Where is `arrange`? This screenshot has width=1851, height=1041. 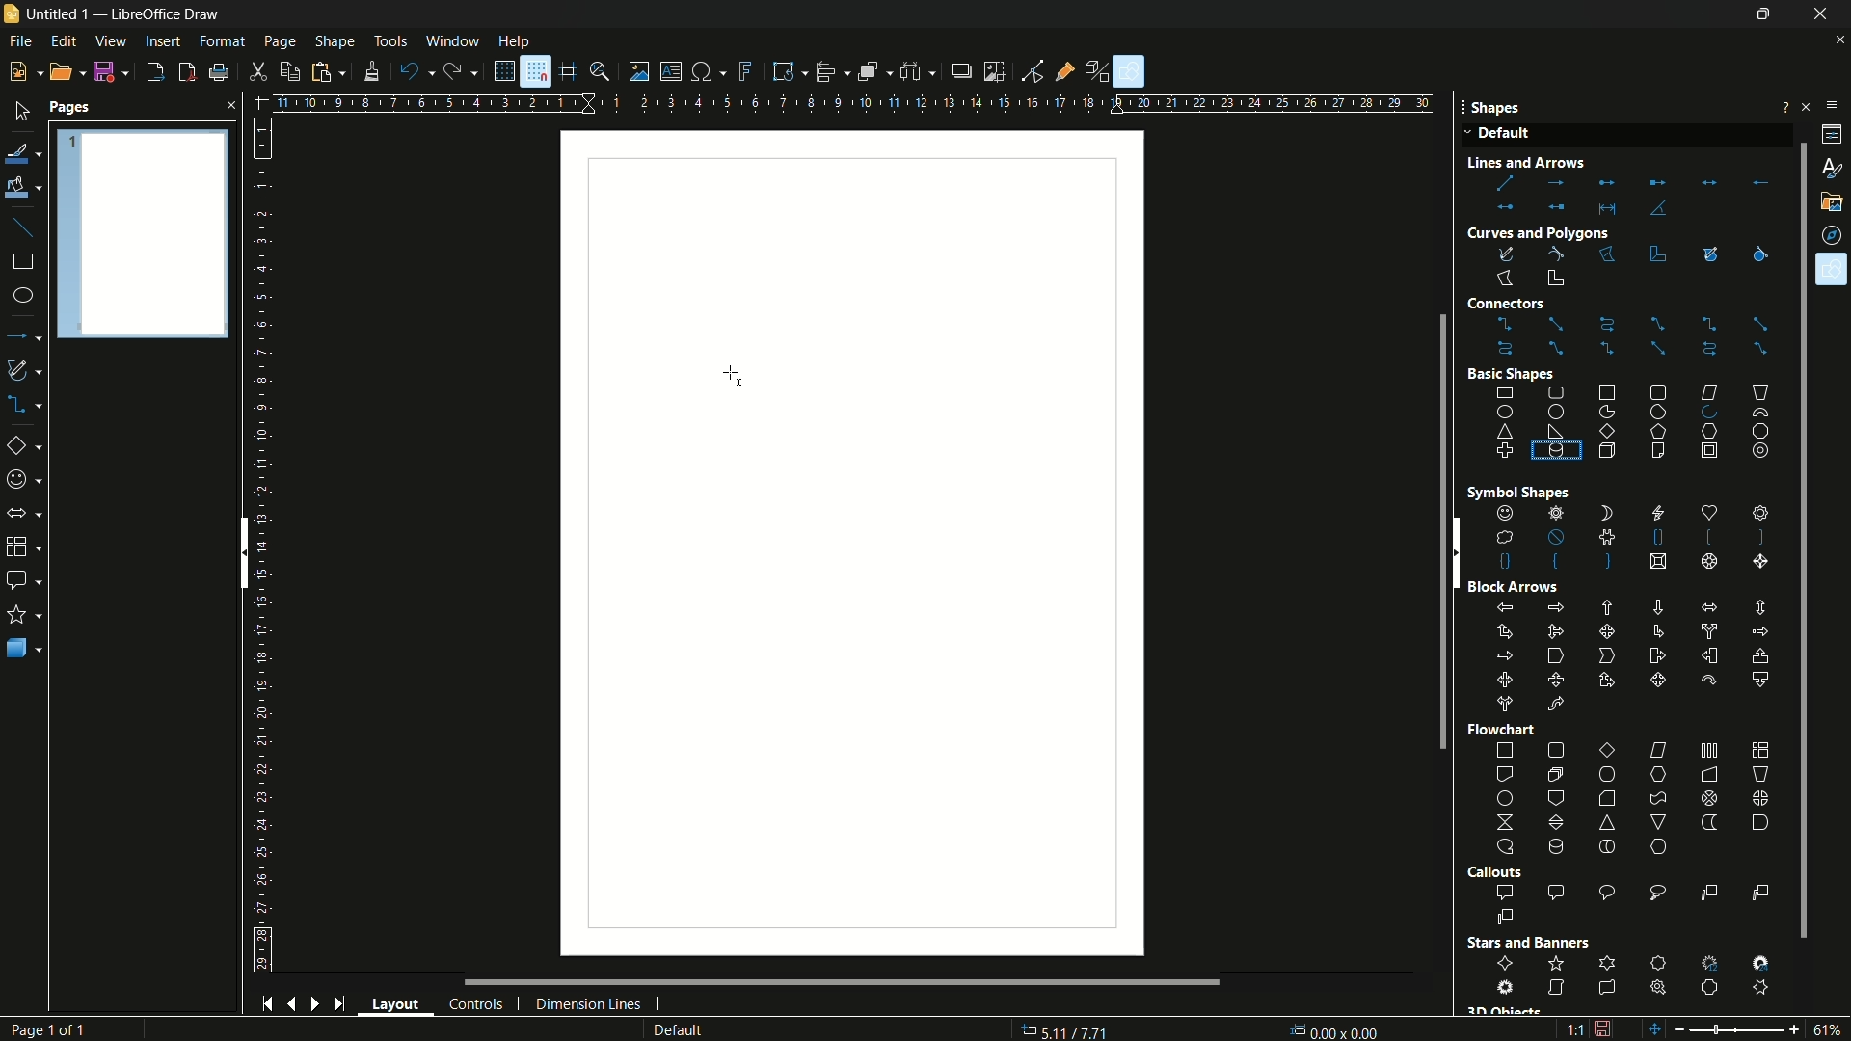
arrange is located at coordinates (874, 73).